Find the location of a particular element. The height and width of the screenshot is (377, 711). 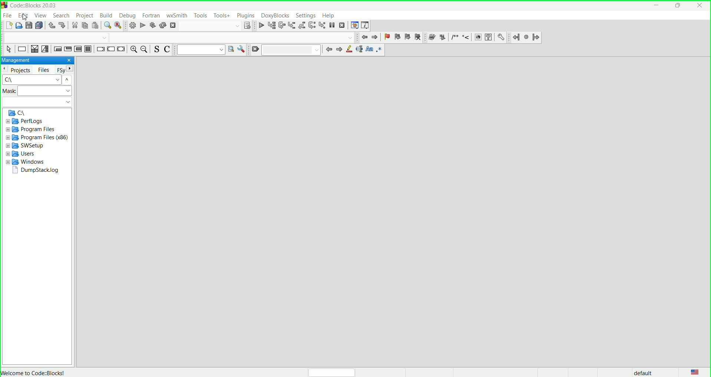

build is located at coordinates (132, 25).